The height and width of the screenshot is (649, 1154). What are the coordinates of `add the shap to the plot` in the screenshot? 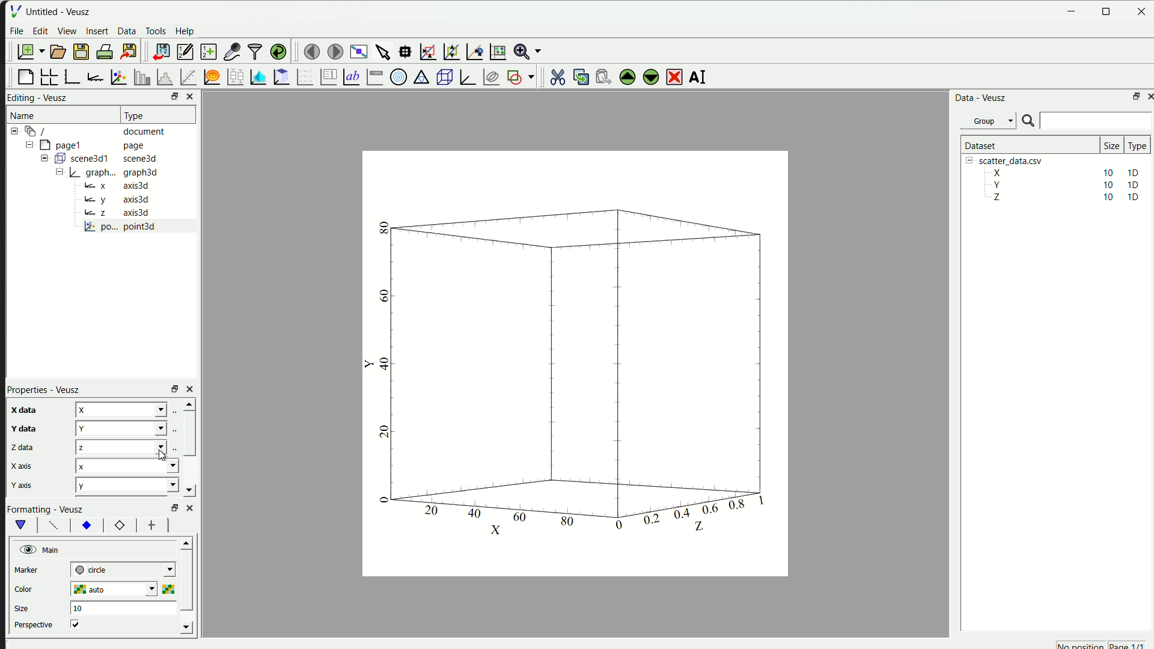 It's located at (520, 76).